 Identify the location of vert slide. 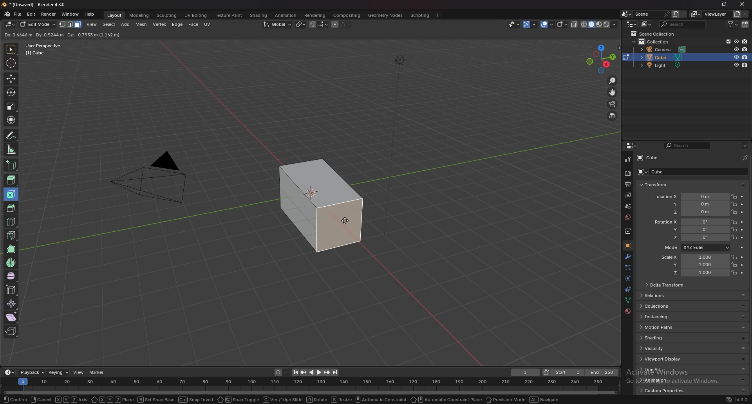
(283, 399).